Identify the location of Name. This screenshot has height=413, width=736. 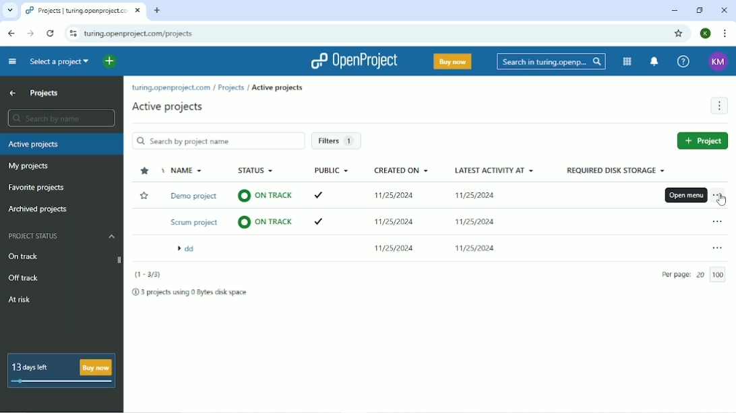
(184, 171).